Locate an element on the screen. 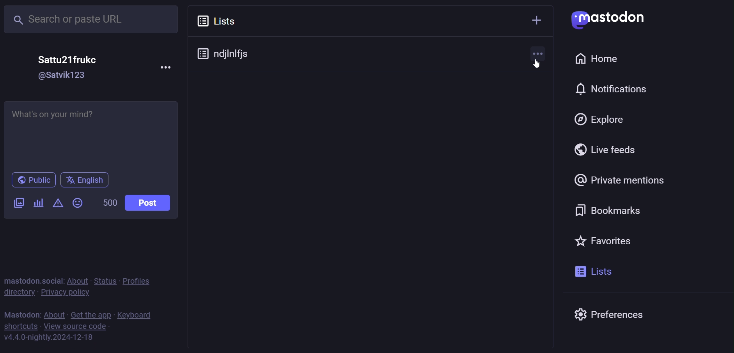  more is located at coordinates (539, 54).